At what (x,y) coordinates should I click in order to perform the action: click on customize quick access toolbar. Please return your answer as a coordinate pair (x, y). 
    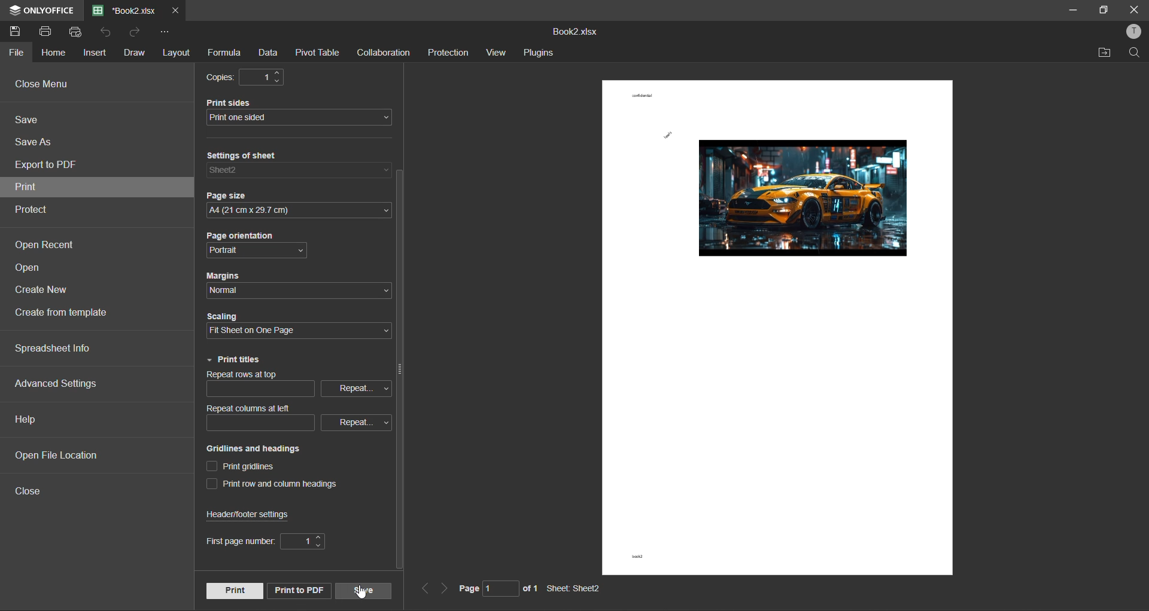
    Looking at the image, I should click on (164, 32).